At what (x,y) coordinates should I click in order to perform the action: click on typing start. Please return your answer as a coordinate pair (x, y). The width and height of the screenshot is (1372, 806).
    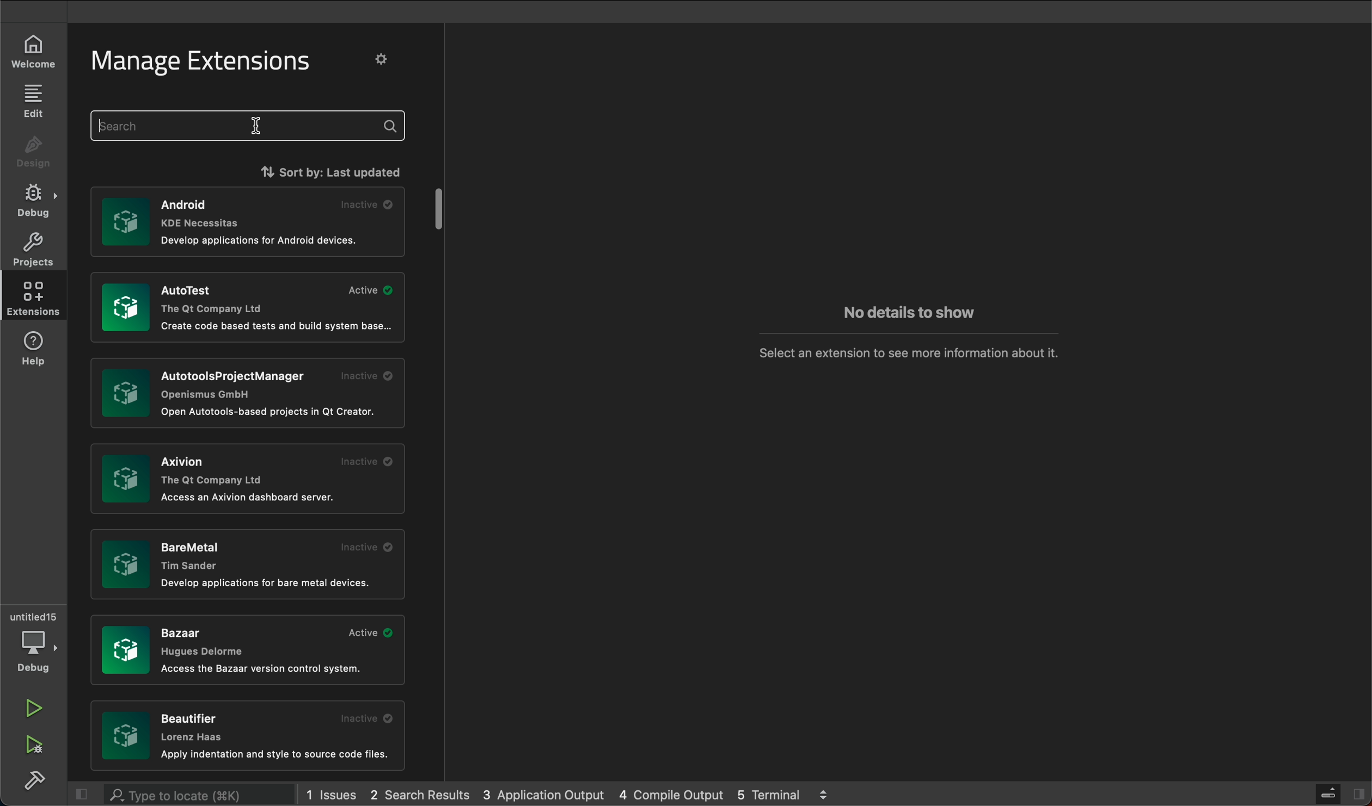
    Looking at the image, I should click on (250, 125).